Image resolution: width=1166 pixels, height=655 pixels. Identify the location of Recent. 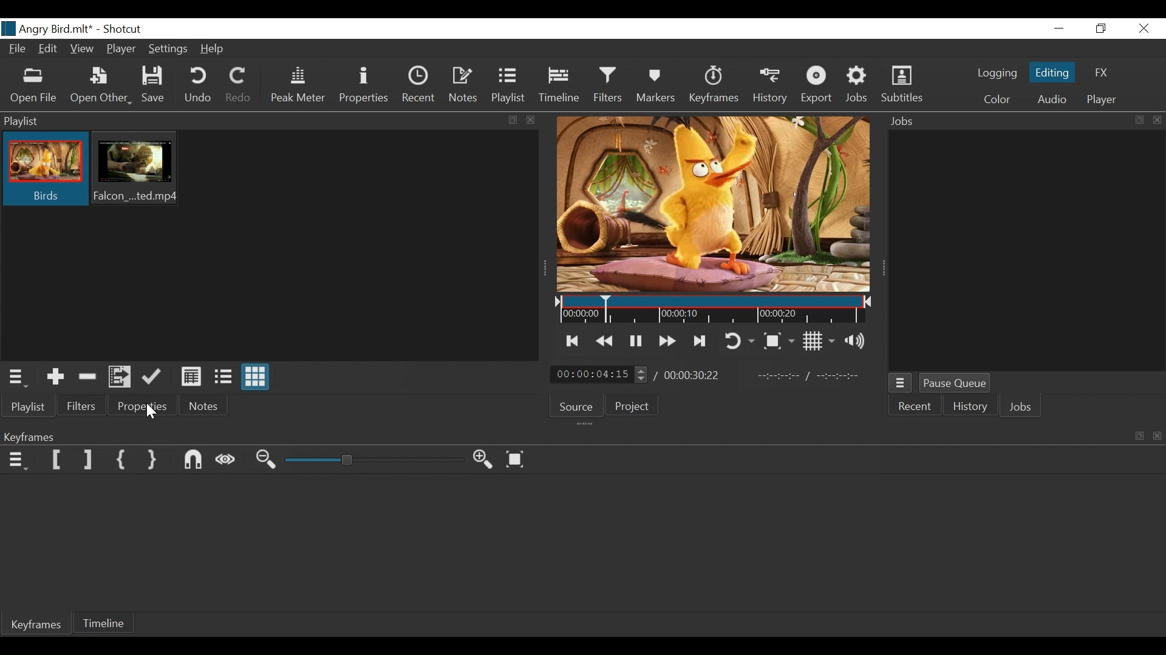
(917, 407).